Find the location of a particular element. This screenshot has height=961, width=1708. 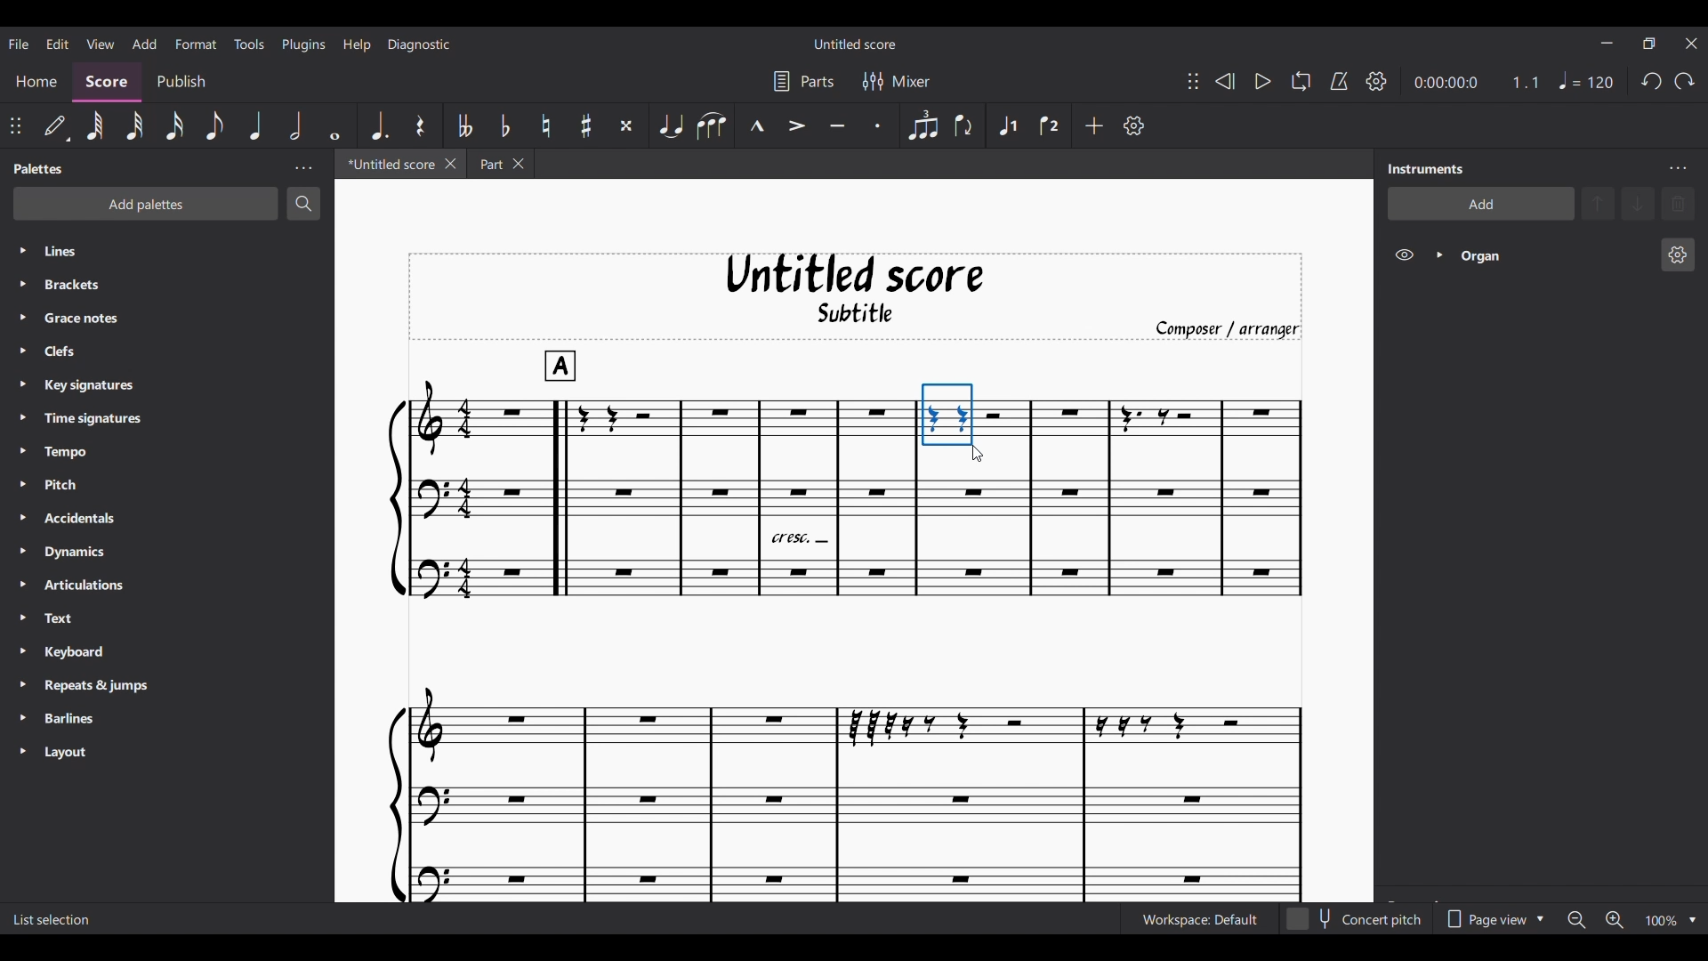

Score title, sub-title, and composer name is located at coordinates (856, 296).